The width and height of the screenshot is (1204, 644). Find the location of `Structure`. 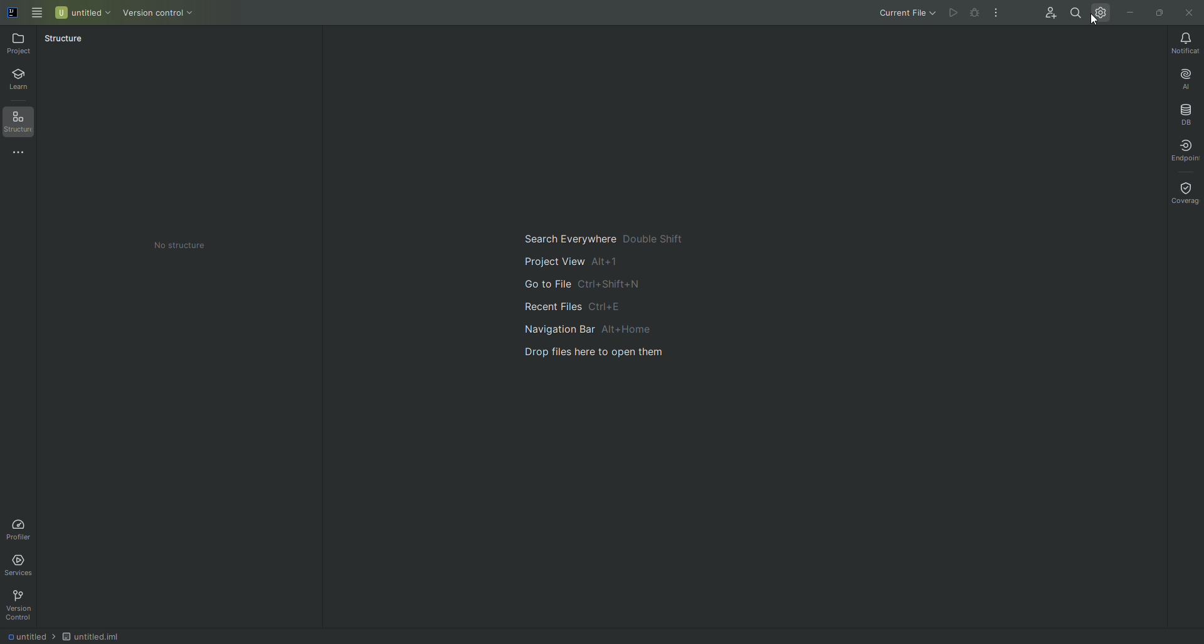

Structure is located at coordinates (21, 121).